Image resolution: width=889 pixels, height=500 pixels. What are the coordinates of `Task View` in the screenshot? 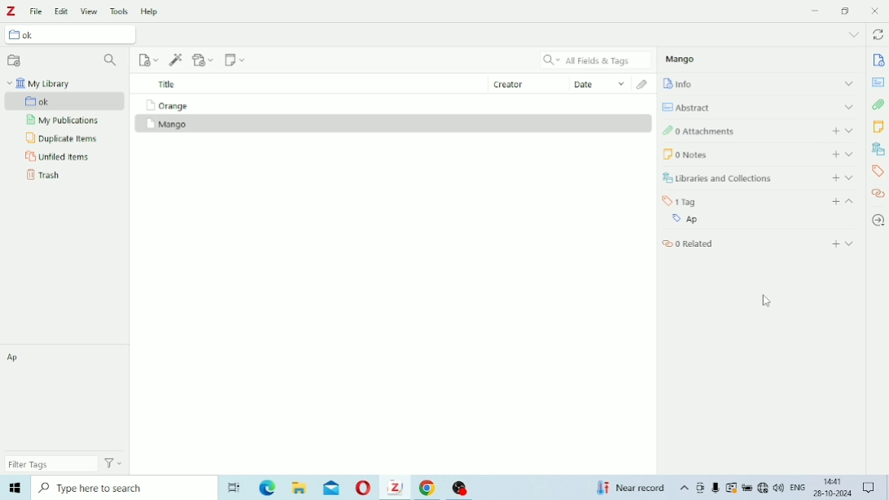 It's located at (236, 486).